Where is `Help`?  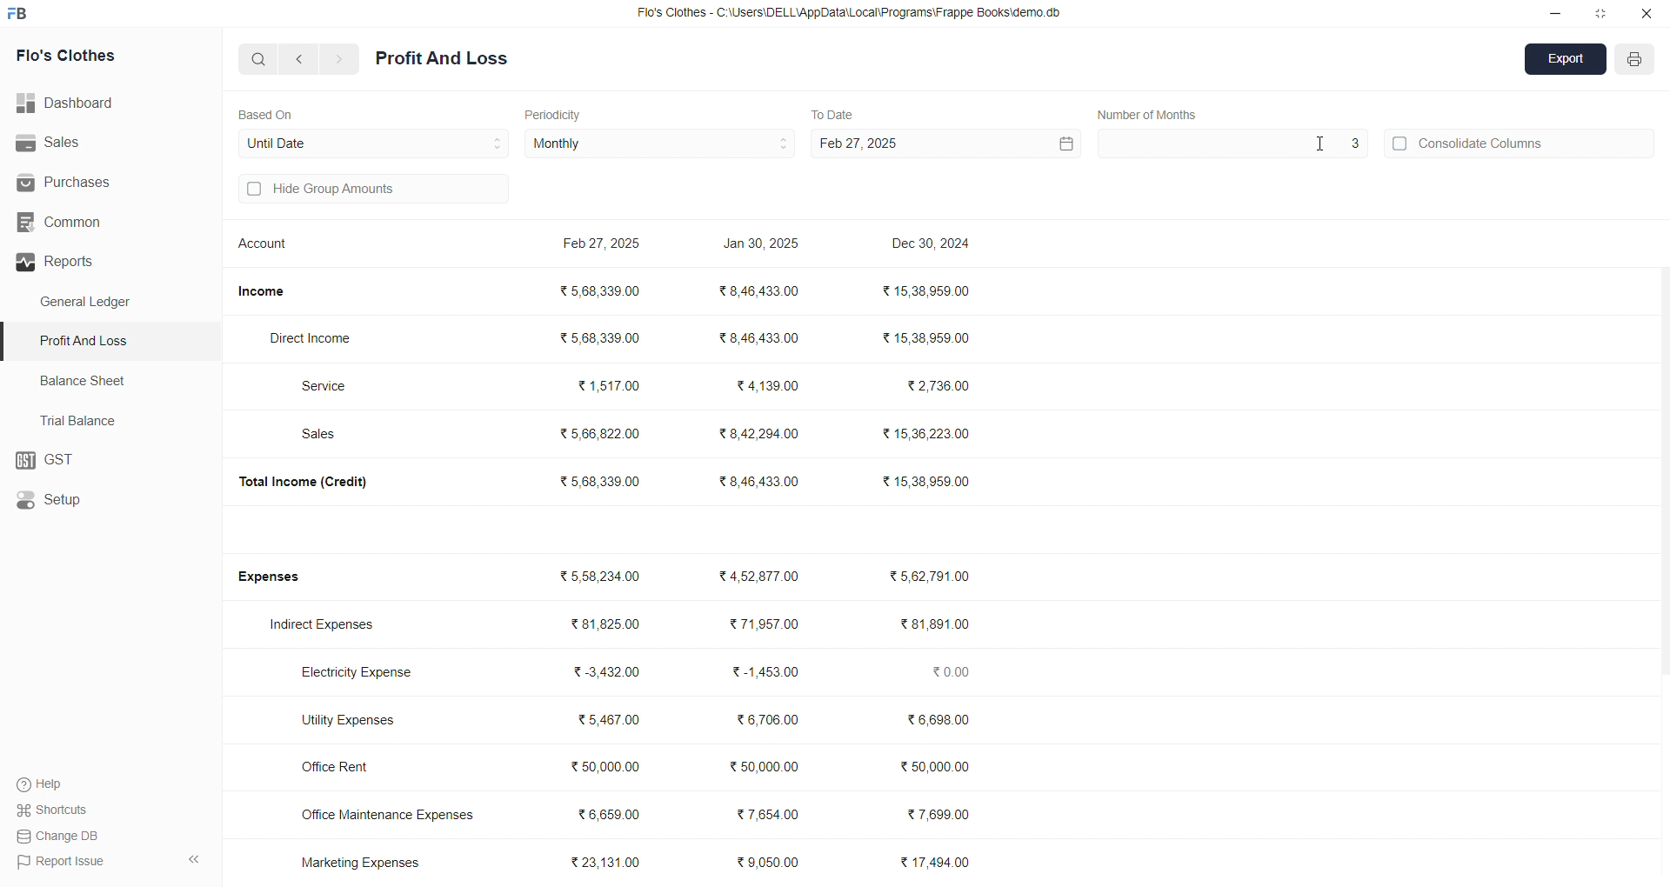
Help is located at coordinates (48, 784).